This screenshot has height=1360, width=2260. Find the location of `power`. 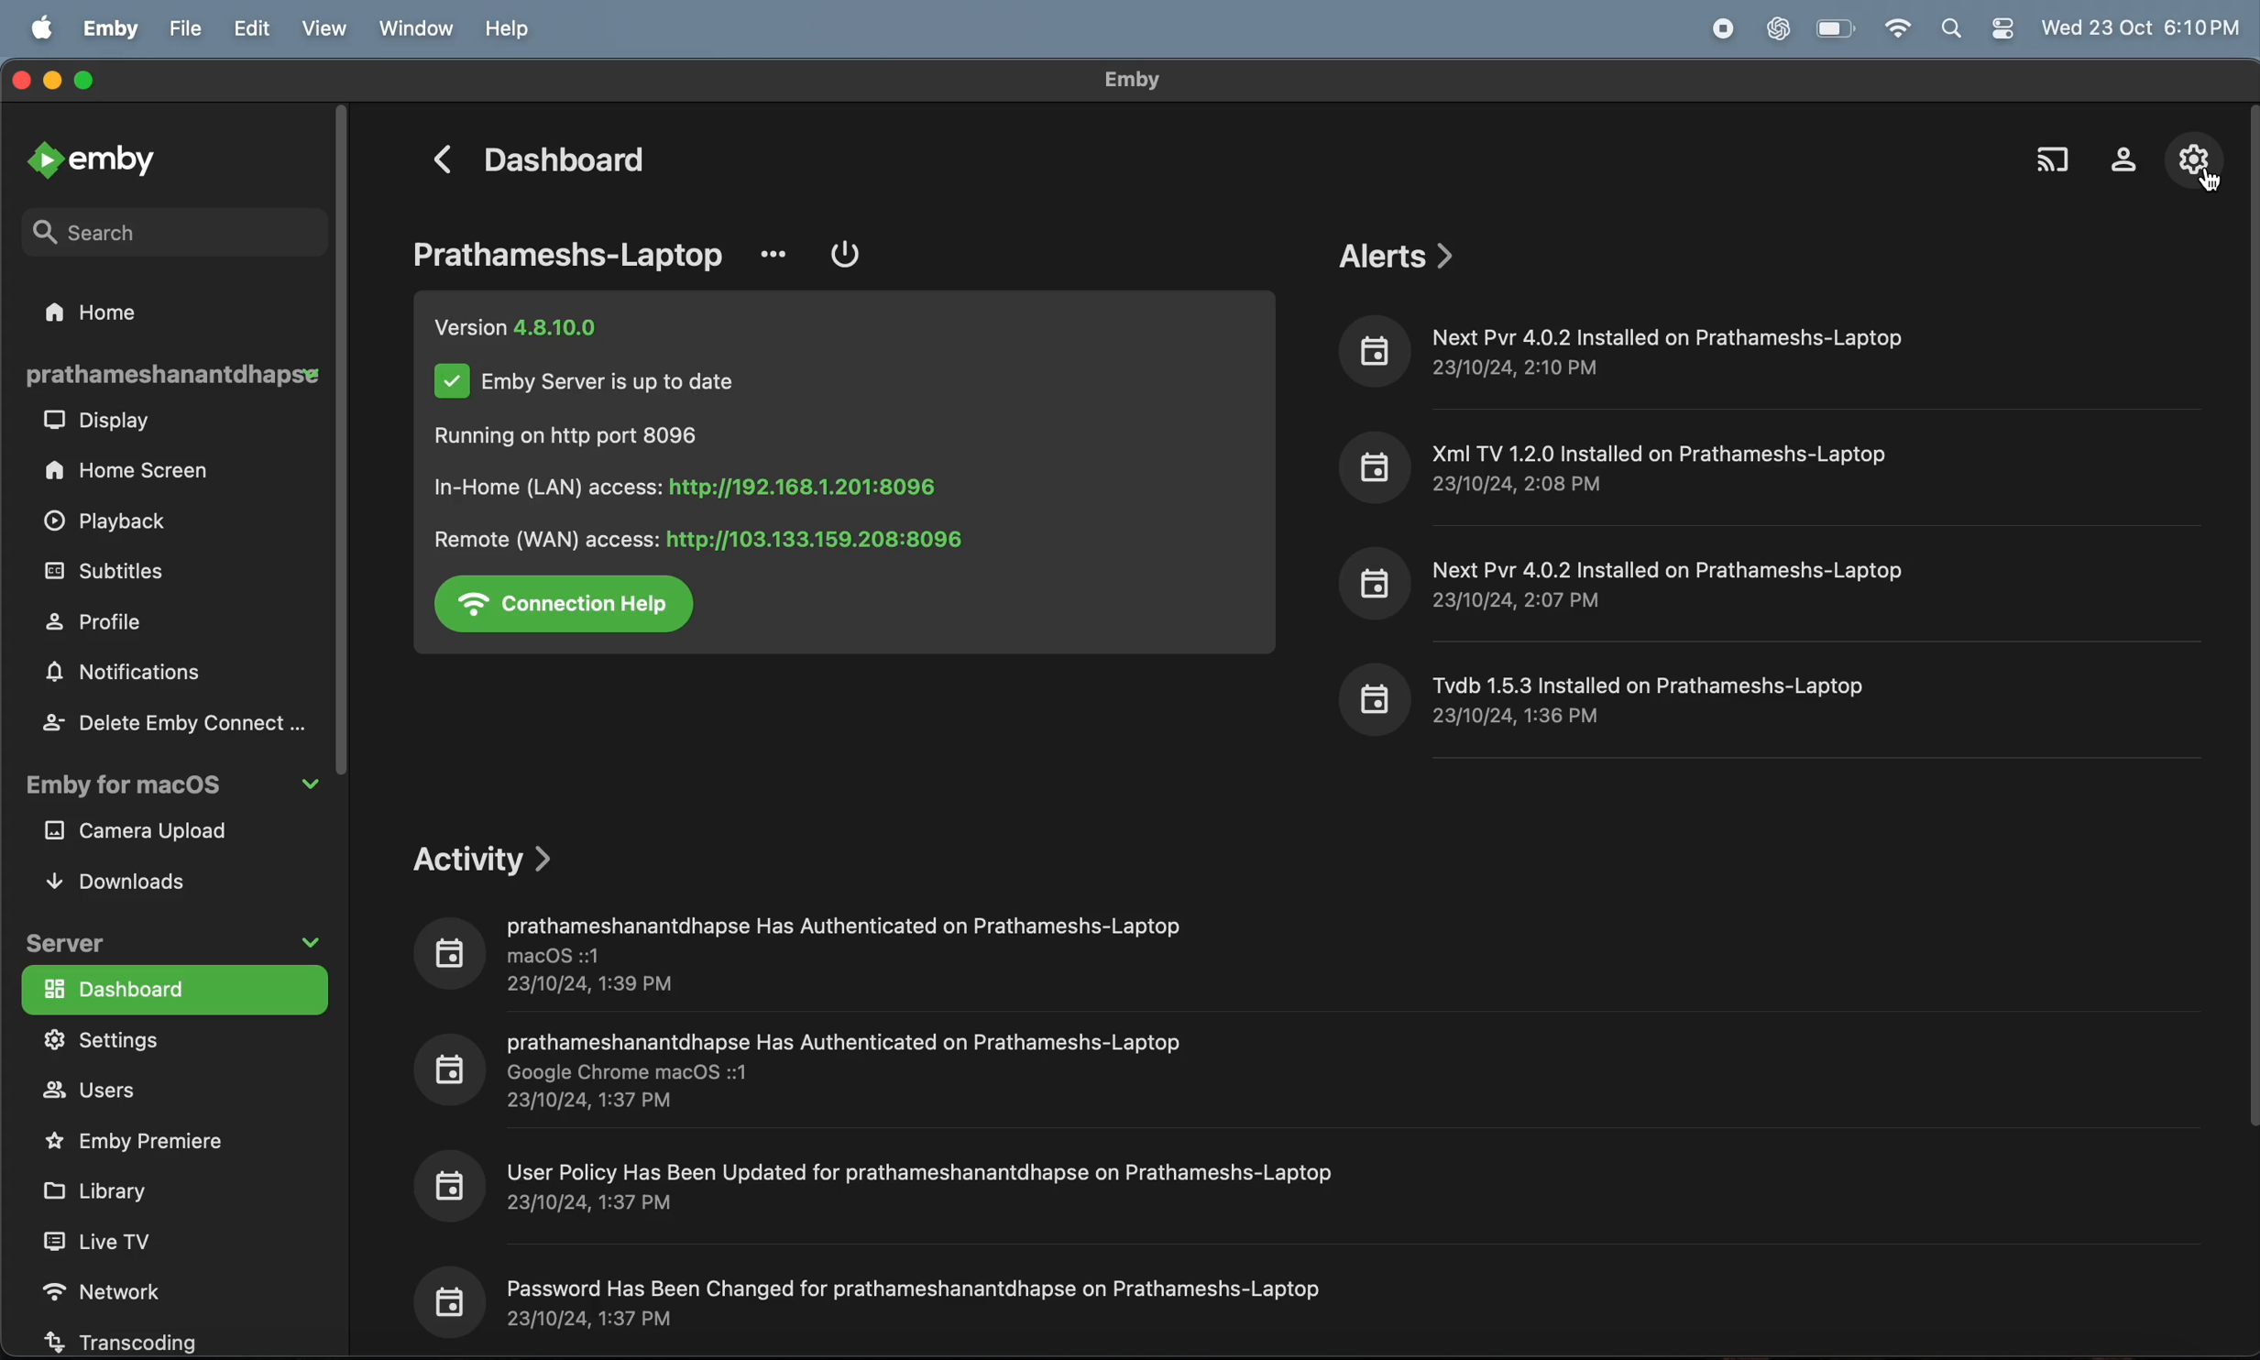

power is located at coordinates (850, 247).